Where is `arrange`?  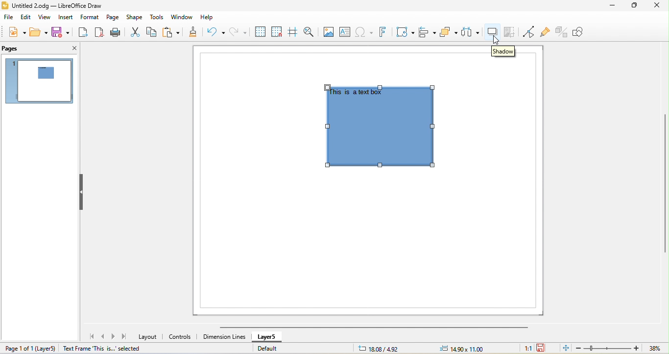
arrange is located at coordinates (448, 32).